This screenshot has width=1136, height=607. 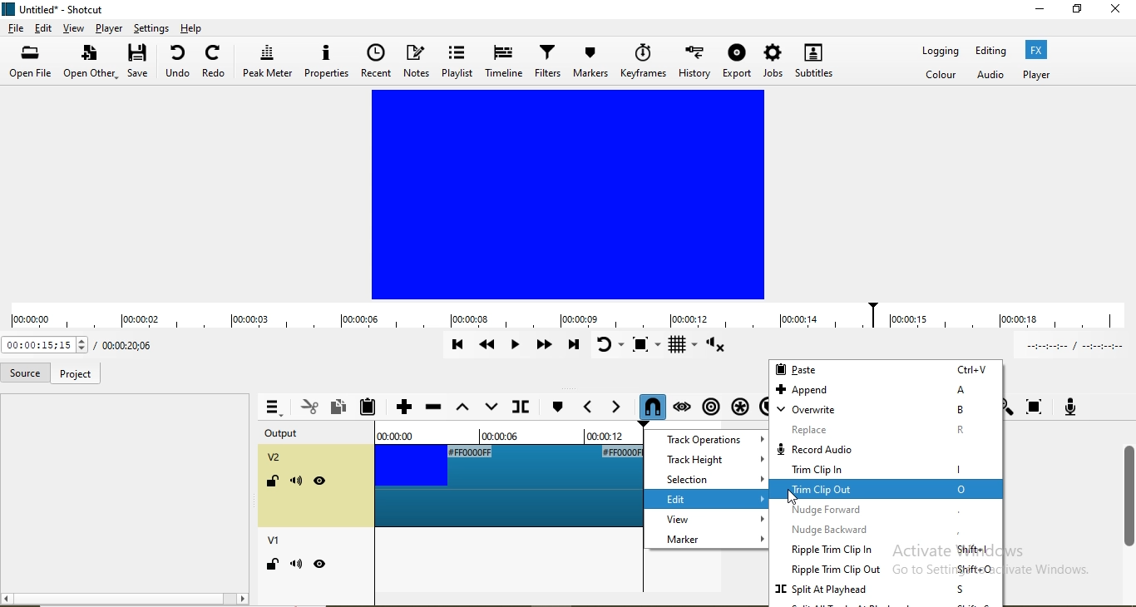 I want to click on Show volume control, so click(x=719, y=348).